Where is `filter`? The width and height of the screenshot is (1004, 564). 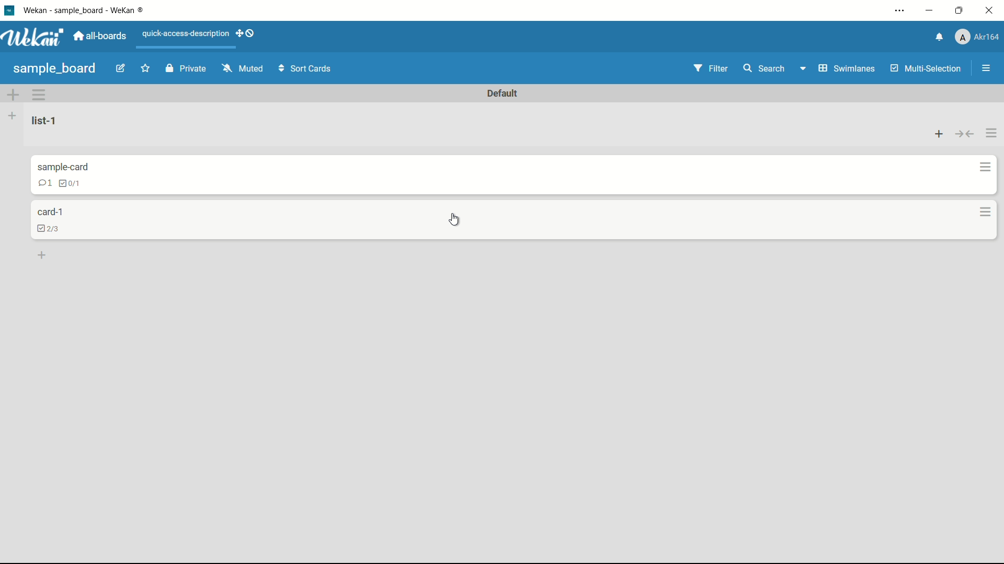 filter is located at coordinates (708, 68).